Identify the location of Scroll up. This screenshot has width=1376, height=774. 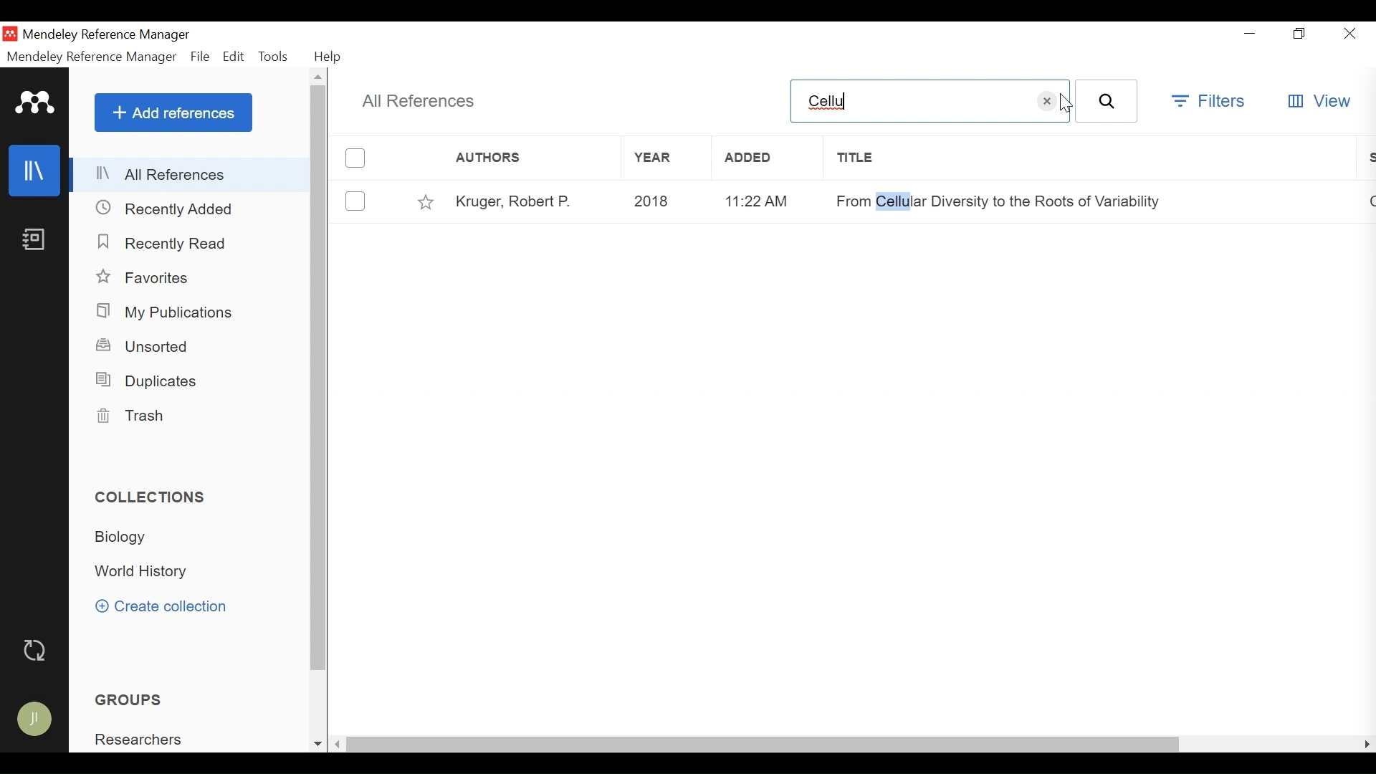
(320, 77).